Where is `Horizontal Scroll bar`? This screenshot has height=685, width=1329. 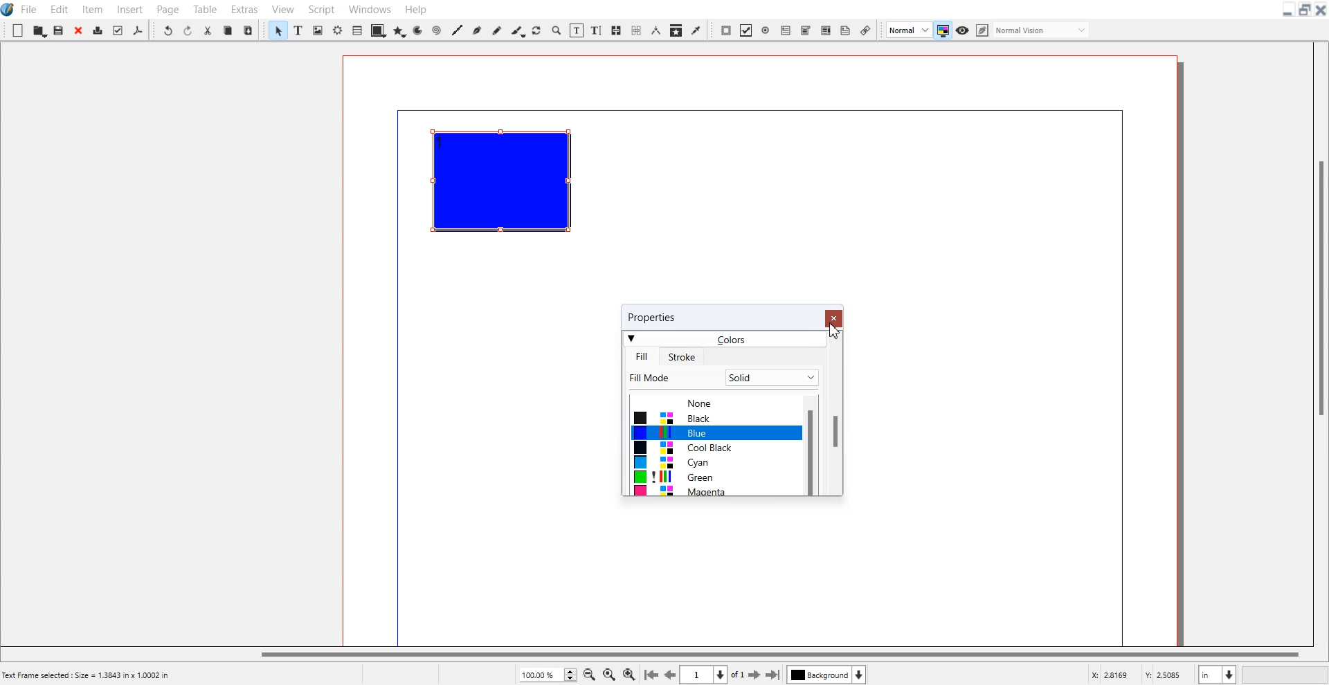
Horizontal Scroll bar is located at coordinates (653, 655).